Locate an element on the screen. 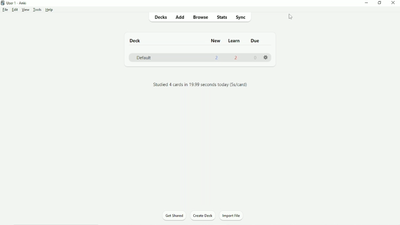  Minimize is located at coordinates (367, 3).